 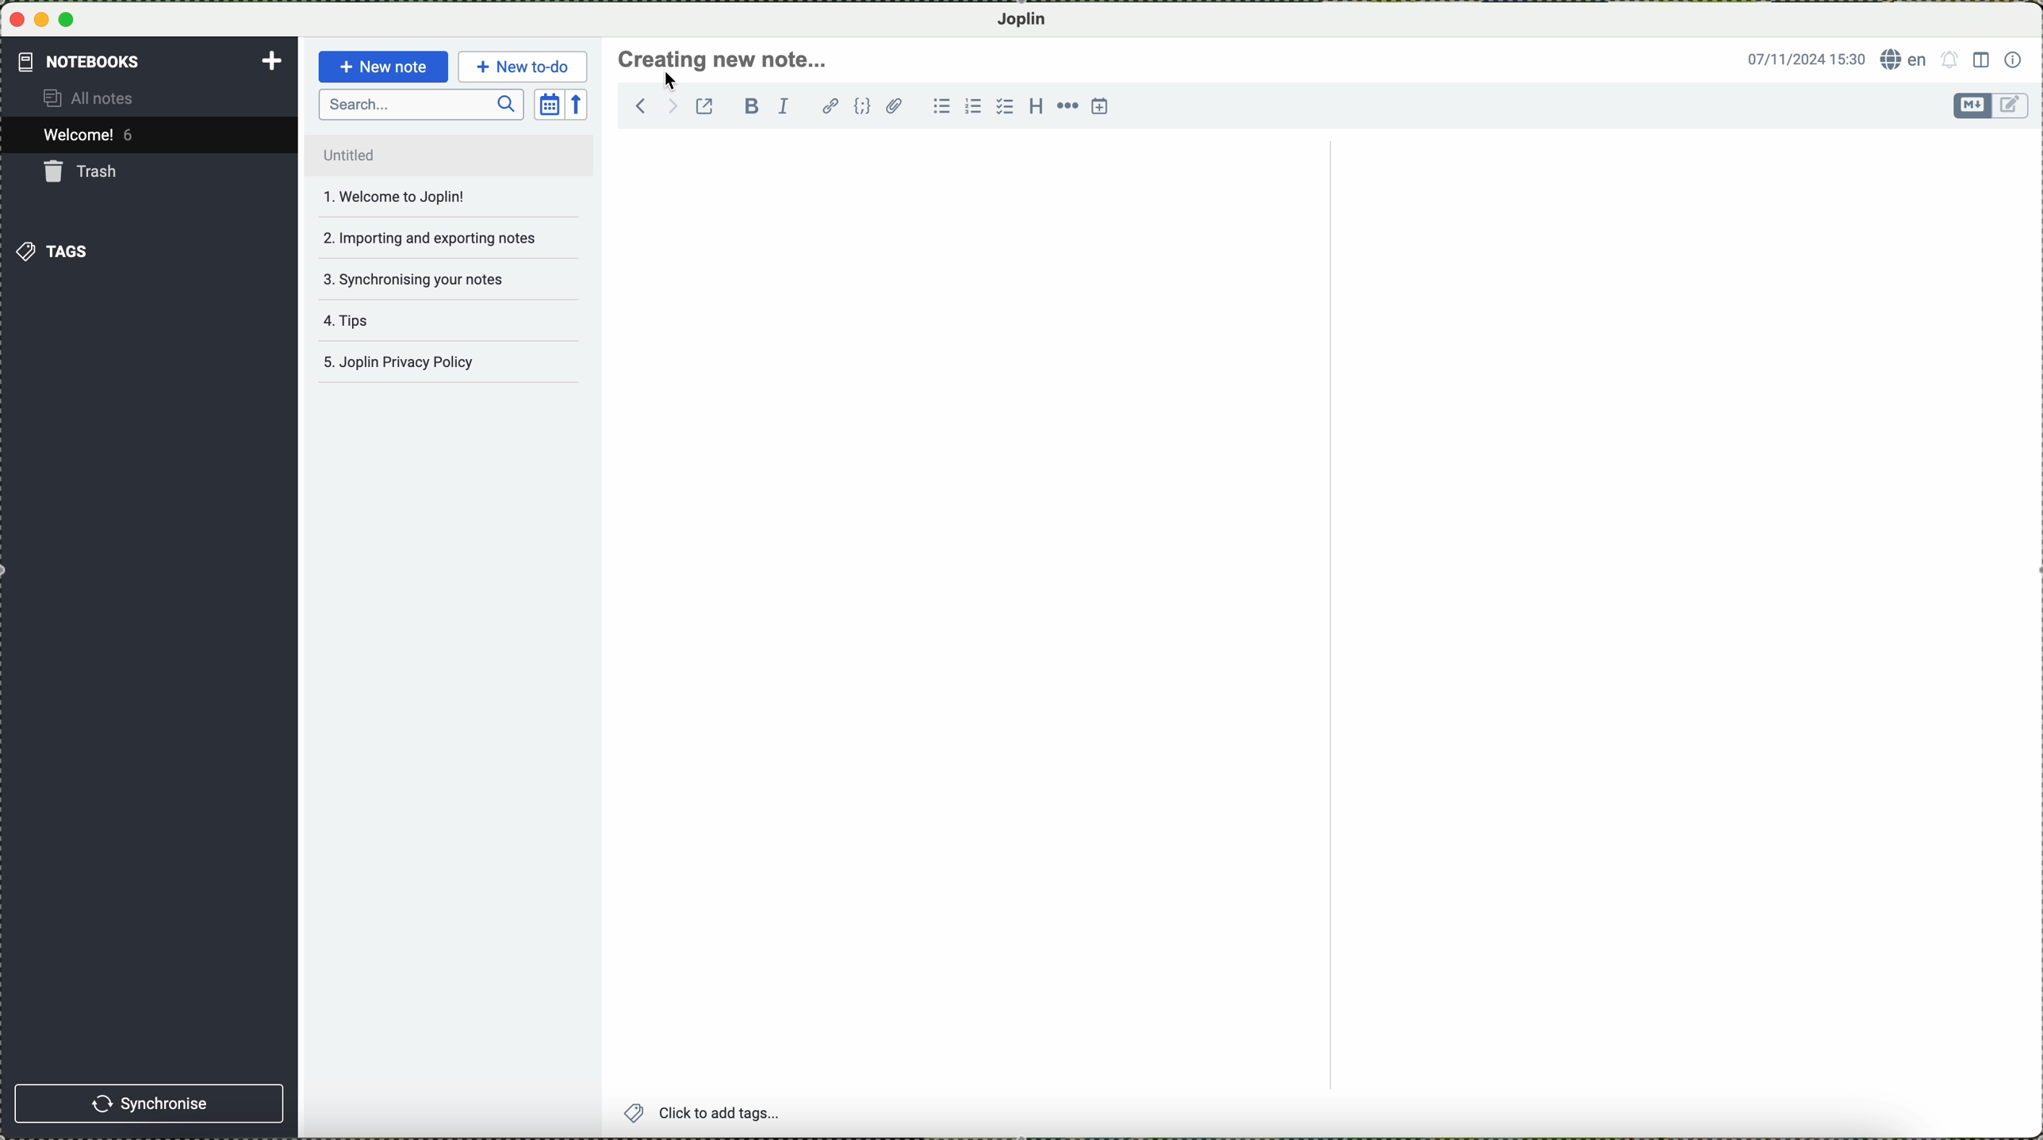 What do you see at coordinates (644, 108) in the screenshot?
I see `navigate` at bounding box center [644, 108].